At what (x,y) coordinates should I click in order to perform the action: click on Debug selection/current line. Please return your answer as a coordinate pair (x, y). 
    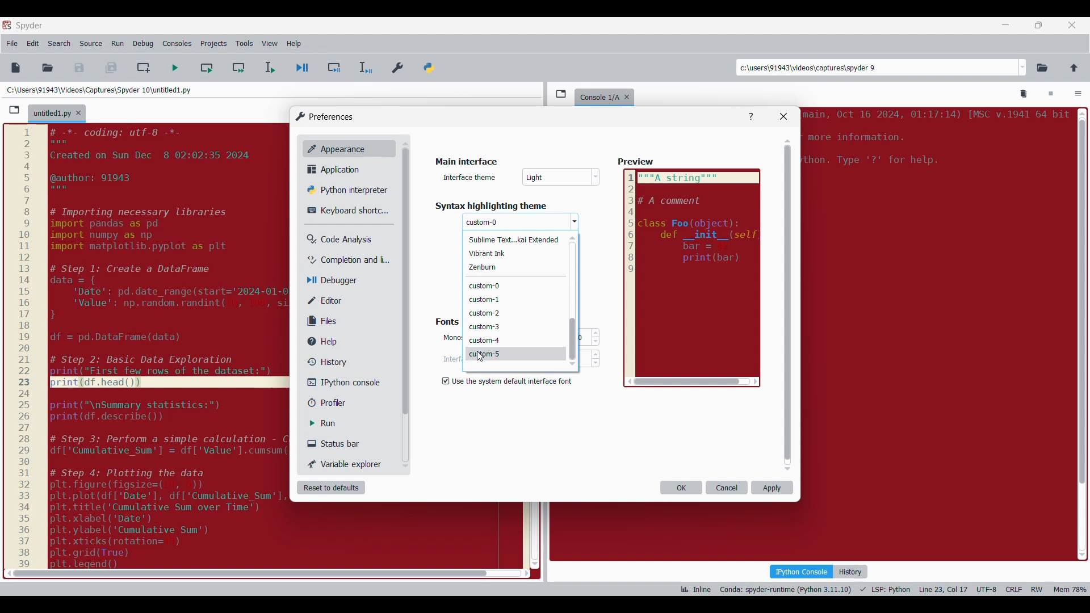
    Looking at the image, I should click on (364, 68).